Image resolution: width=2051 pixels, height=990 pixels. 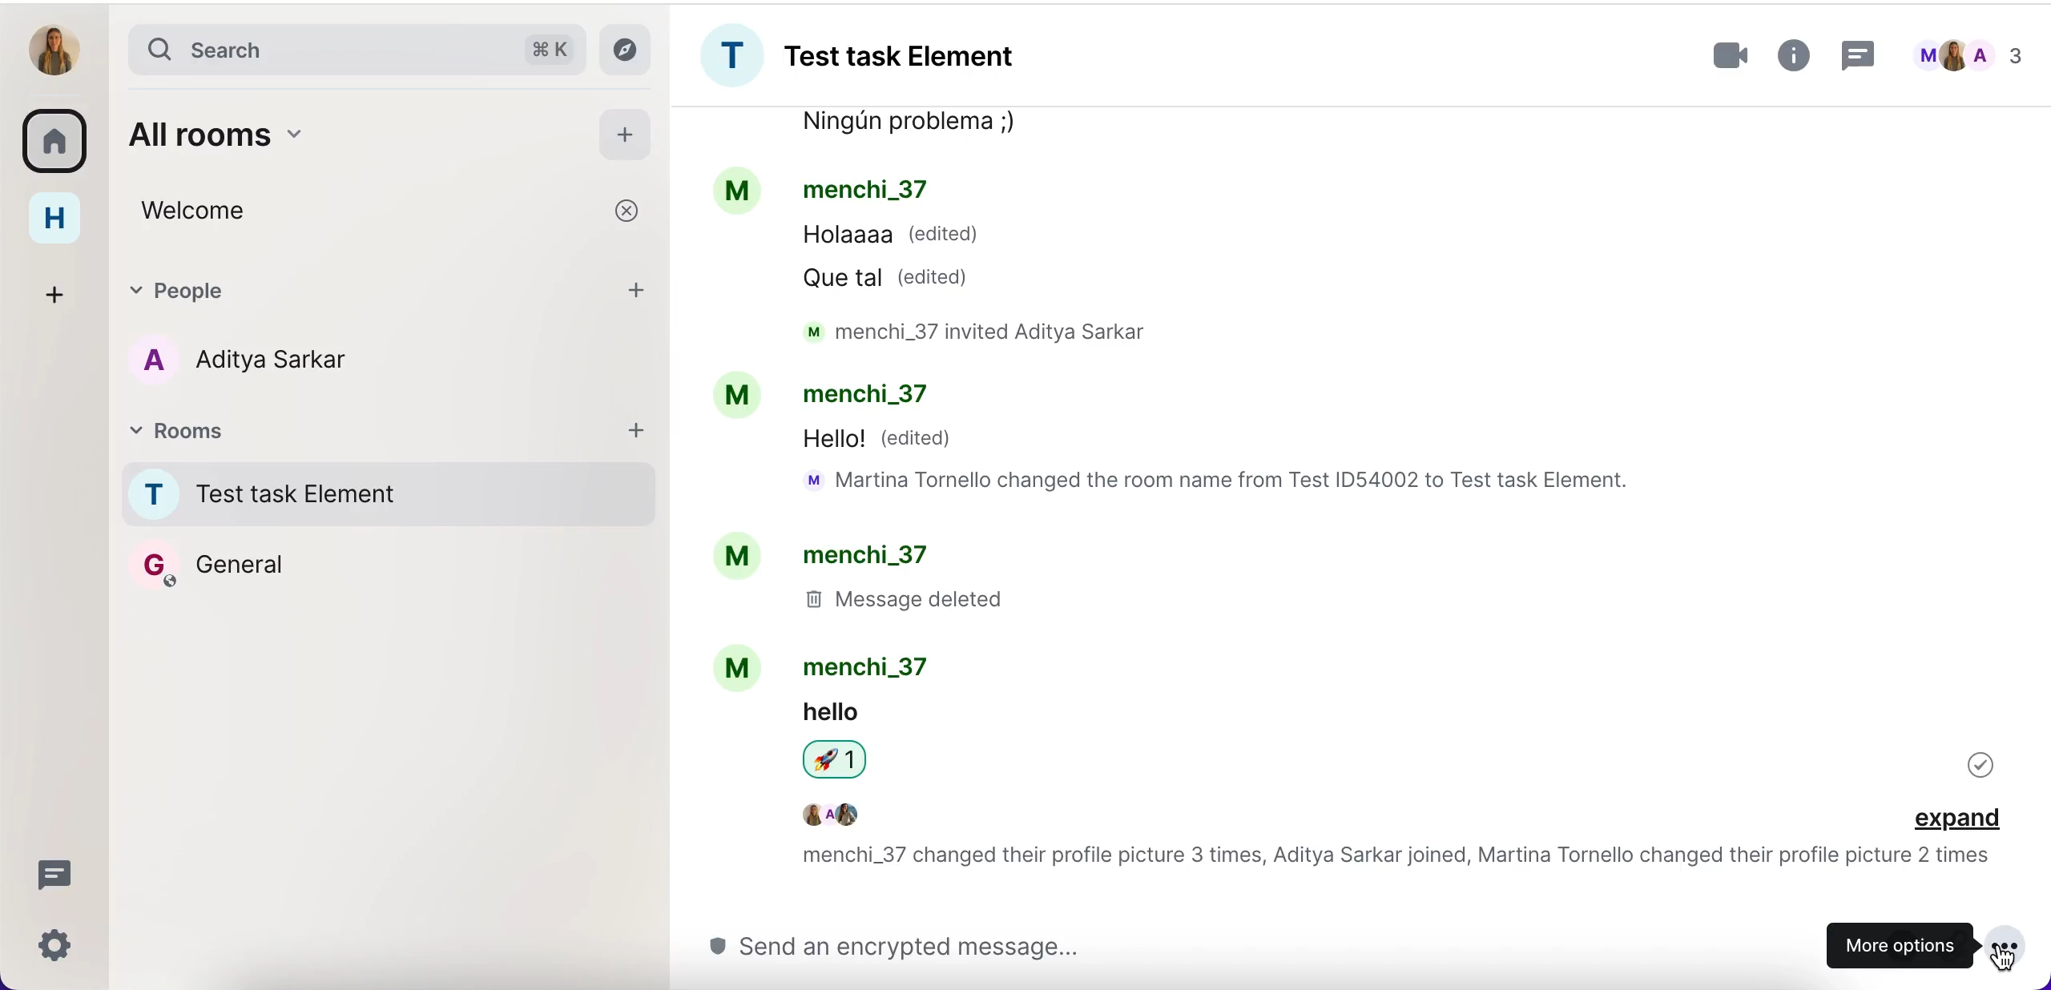 What do you see at coordinates (912, 57) in the screenshot?
I see `room group` at bounding box center [912, 57].